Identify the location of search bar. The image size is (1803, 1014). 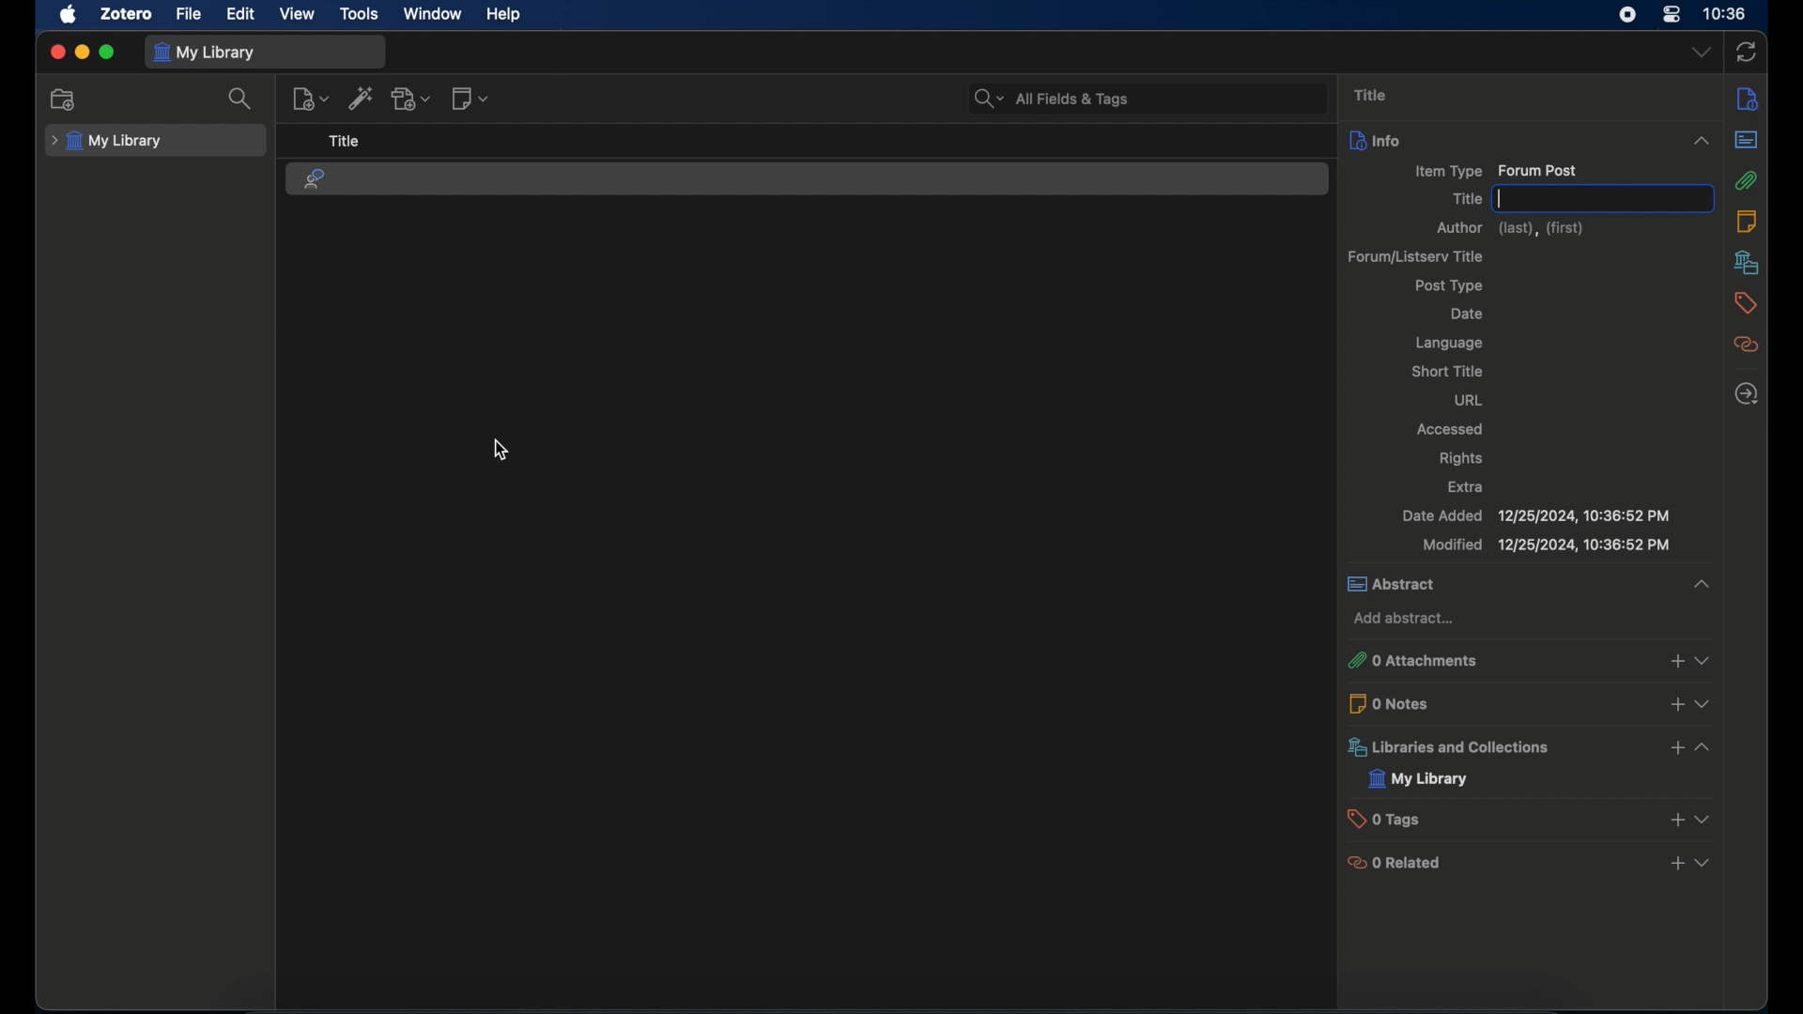
(1050, 98).